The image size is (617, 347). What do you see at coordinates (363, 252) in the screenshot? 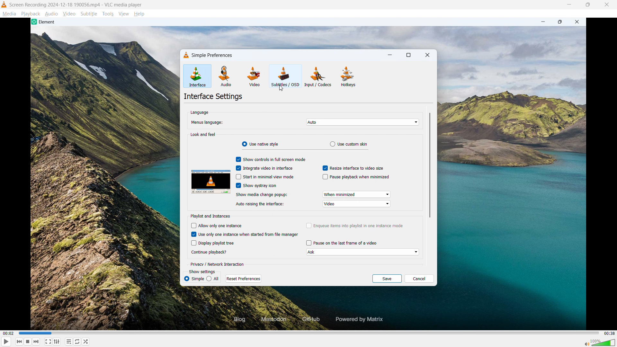
I see `Ask` at bounding box center [363, 252].